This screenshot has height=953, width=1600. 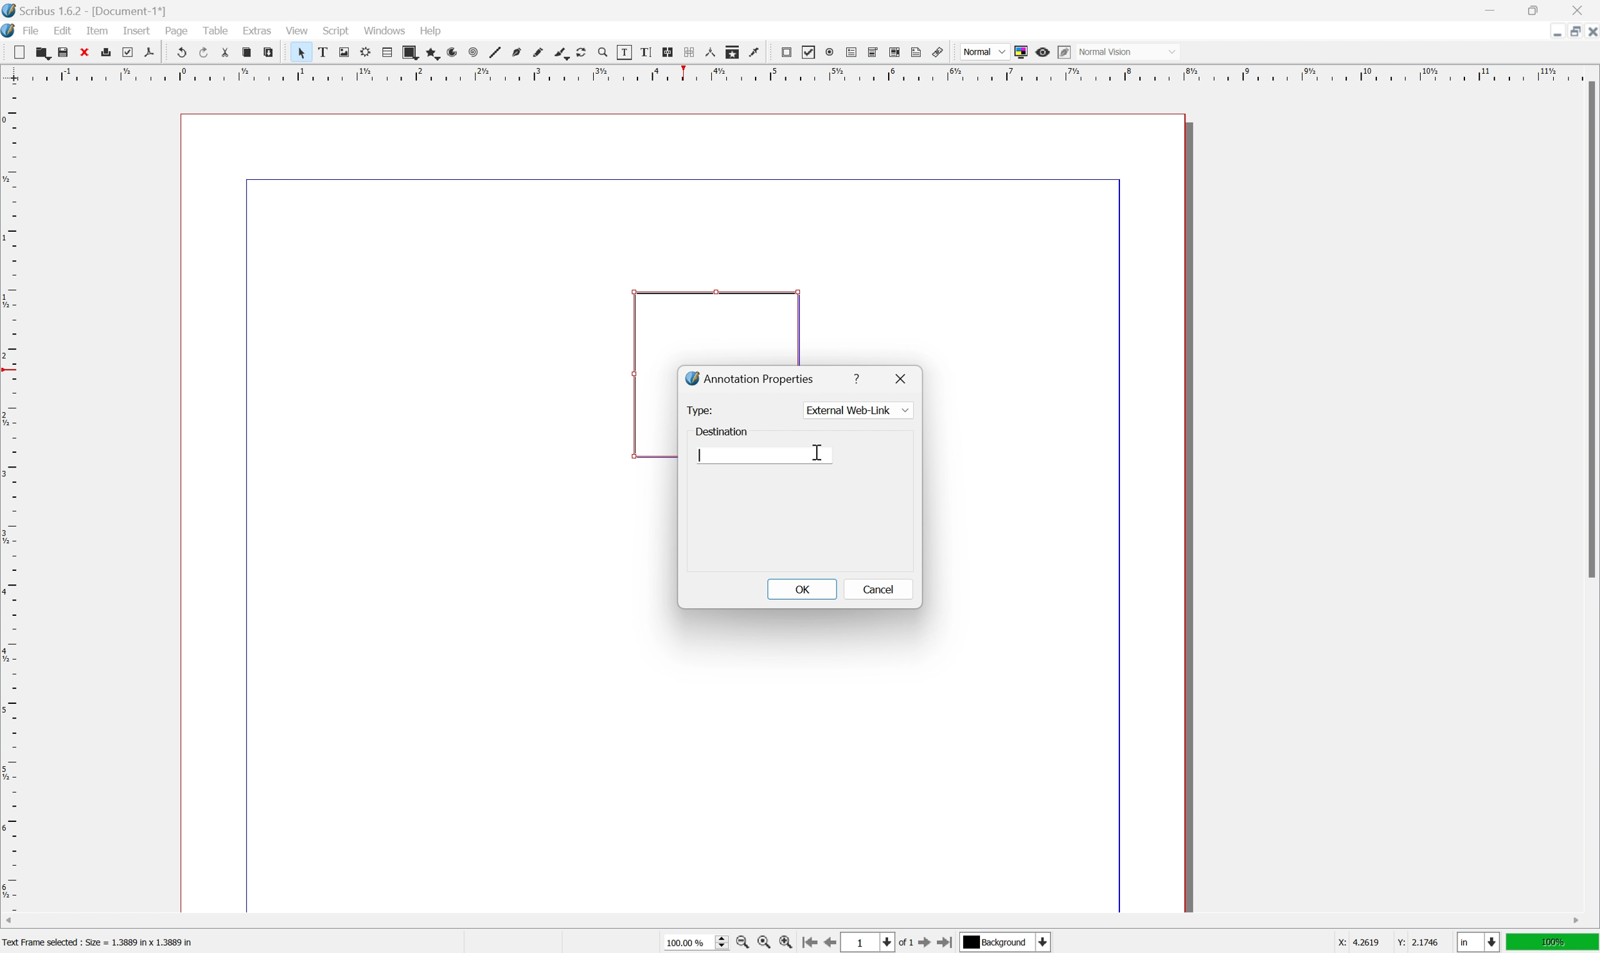 What do you see at coordinates (810, 53) in the screenshot?
I see `pdf checkbox` at bounding box center [810, 53].